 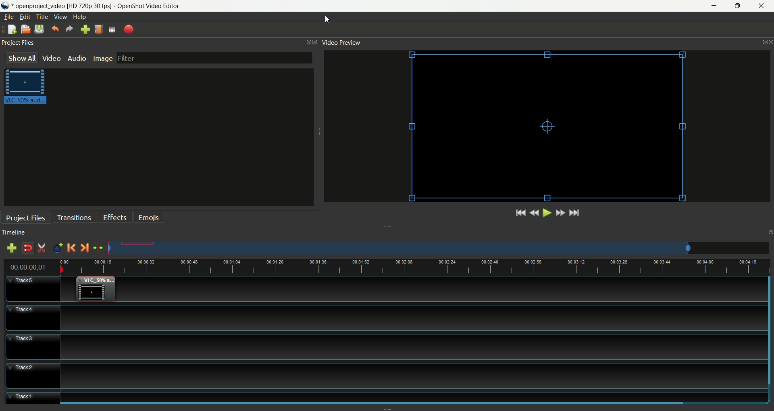 I want to click on file, so click(x=9, y=17).